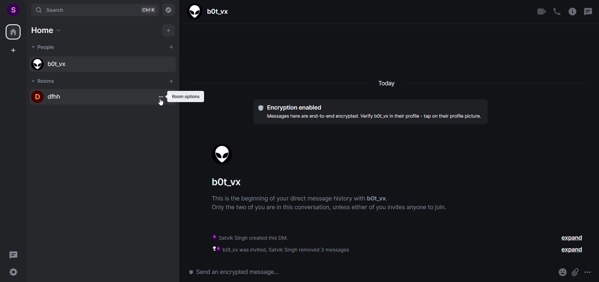 The image size is (599, 282). I want to click on today, so click(386, 84).